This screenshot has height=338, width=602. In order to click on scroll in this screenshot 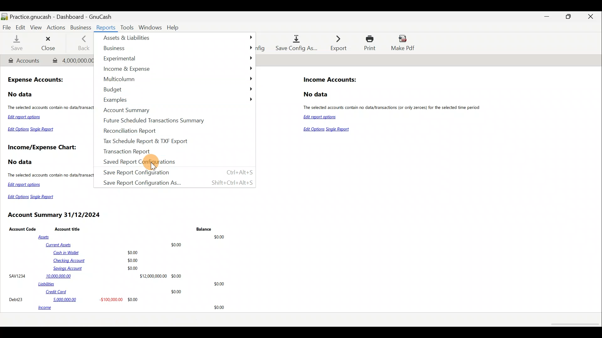, I will do `click(574, 325)`.